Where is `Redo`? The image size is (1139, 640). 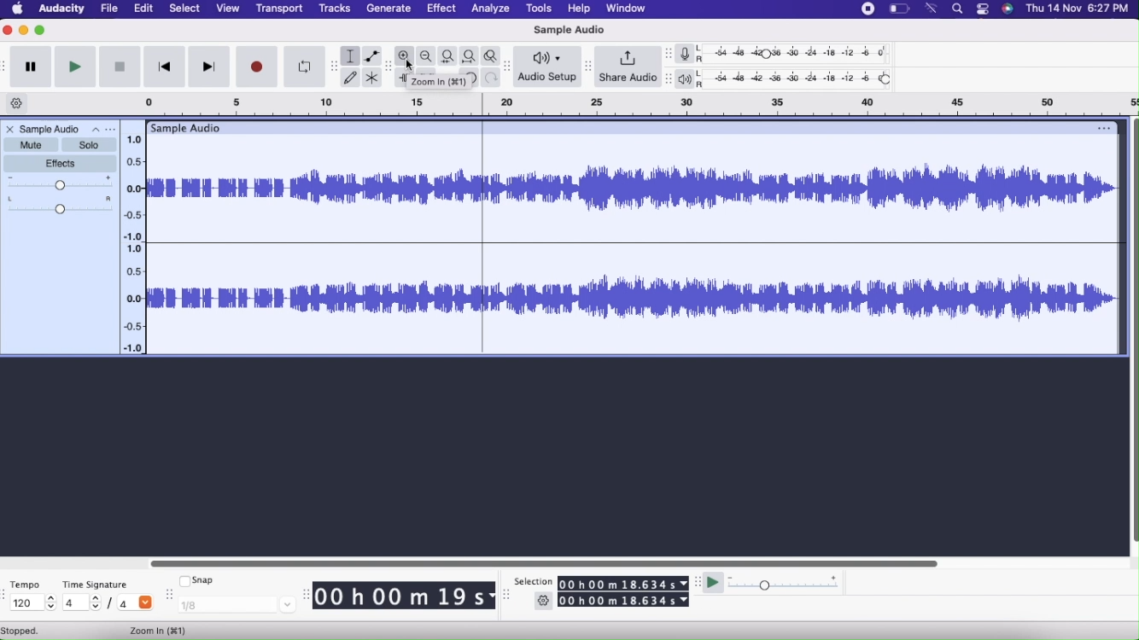 Redo is located at coordinates (492, 78).